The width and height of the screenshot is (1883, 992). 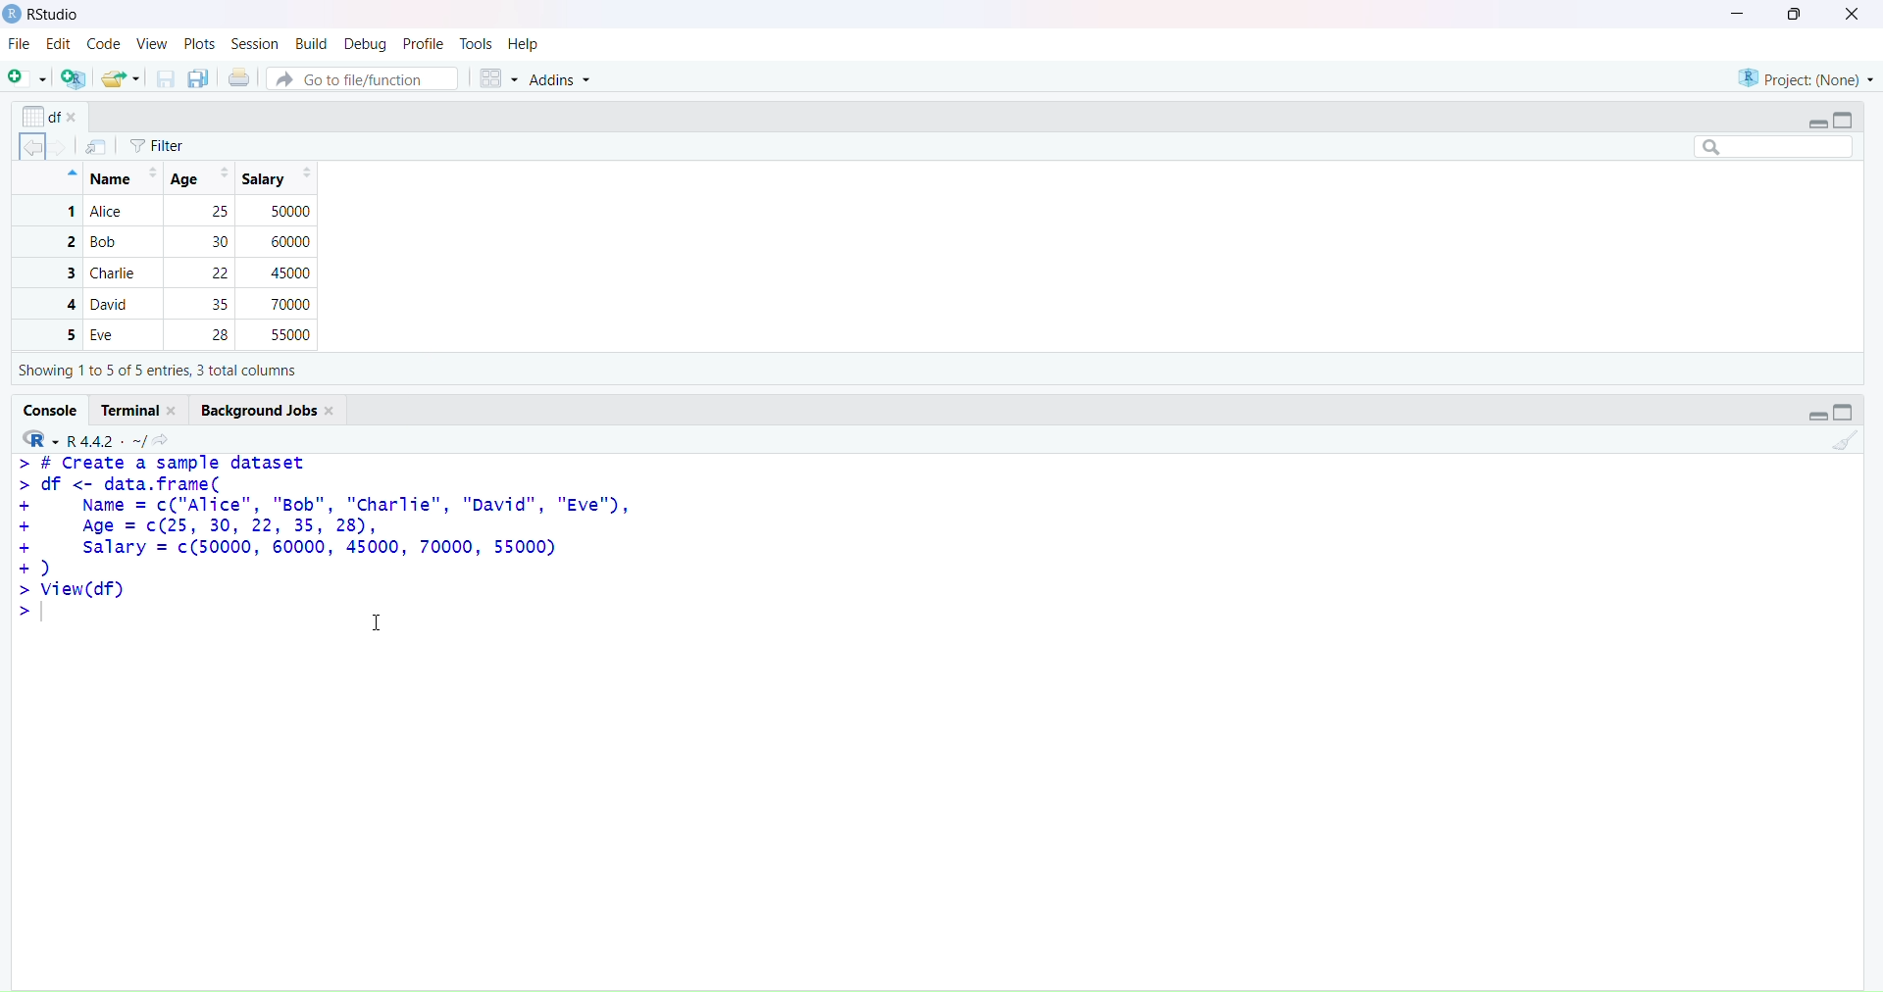 I want to click on Rstudio, so click(x=45, y=15).